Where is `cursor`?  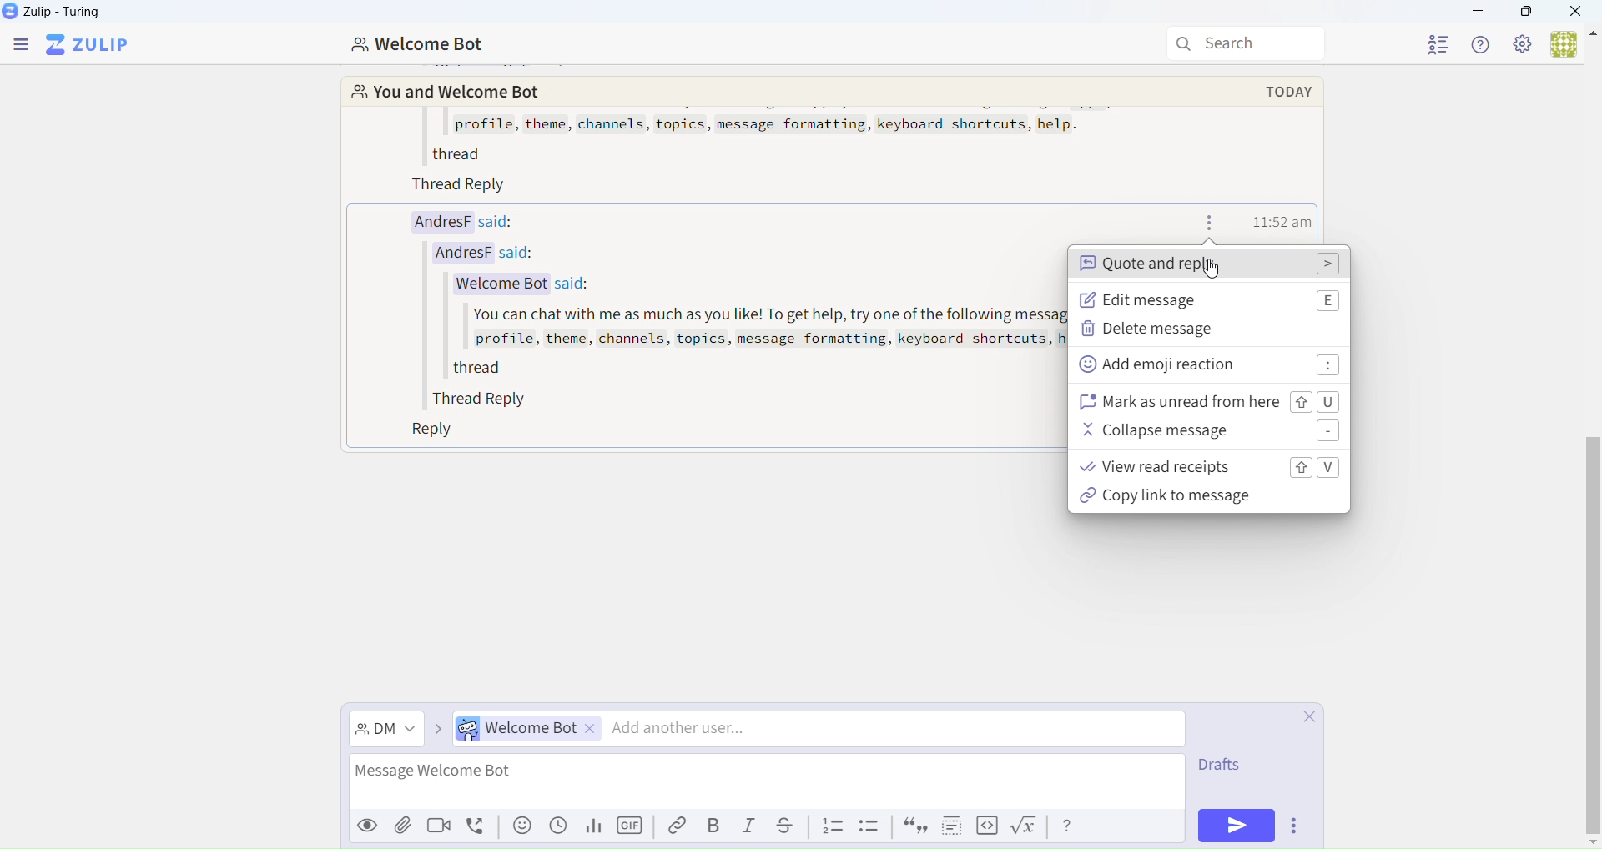
cursor is located at coordinates (1221, 273).